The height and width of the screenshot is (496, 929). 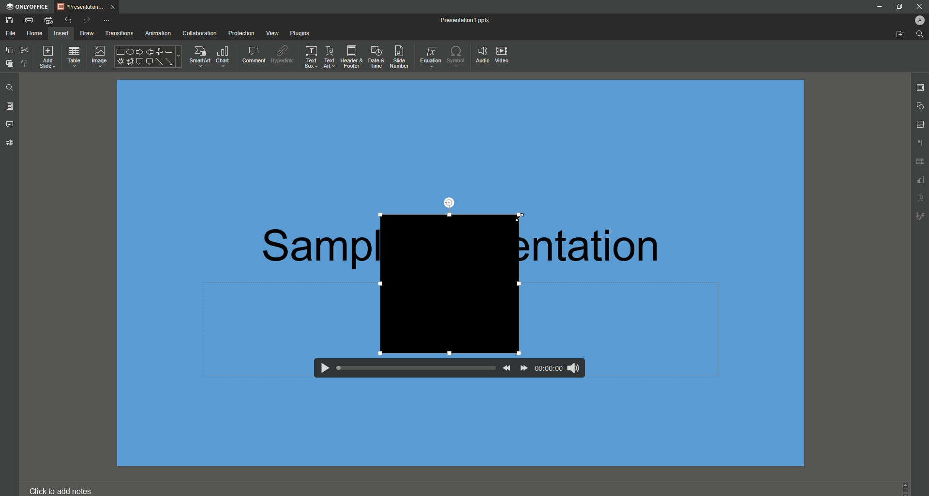 I want to click on Save, so click(x=9, y=20).